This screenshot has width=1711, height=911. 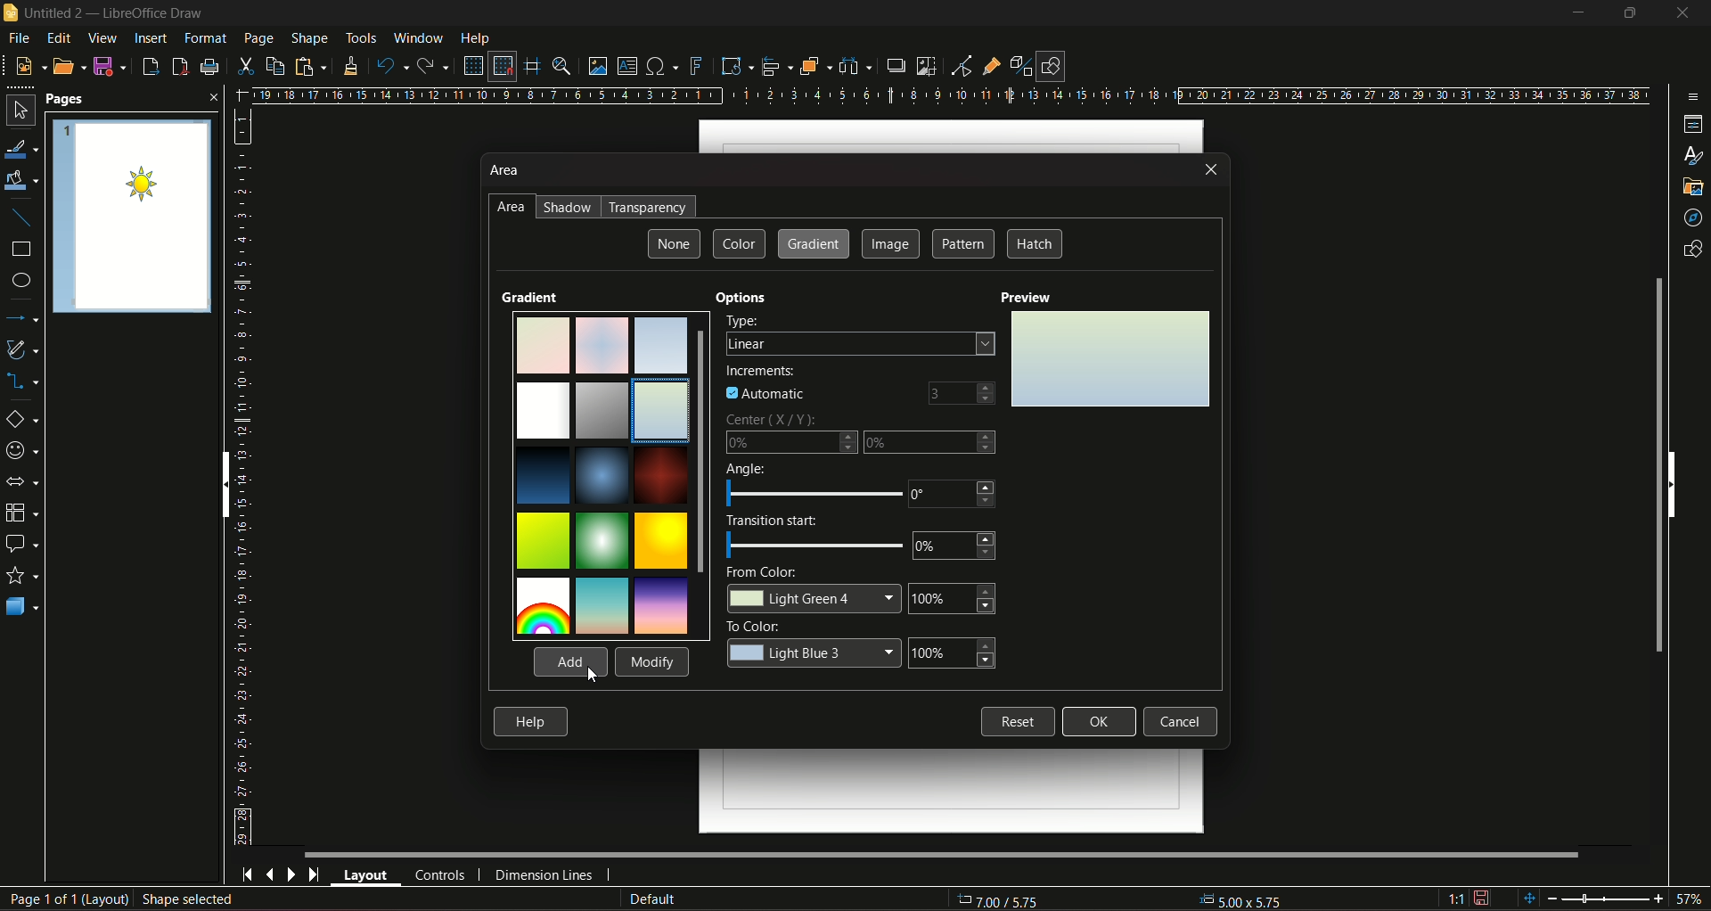 What do you see at coordinates (573, 666) in the screenshot?
I see `cursor` at bounding box center [573, 666].